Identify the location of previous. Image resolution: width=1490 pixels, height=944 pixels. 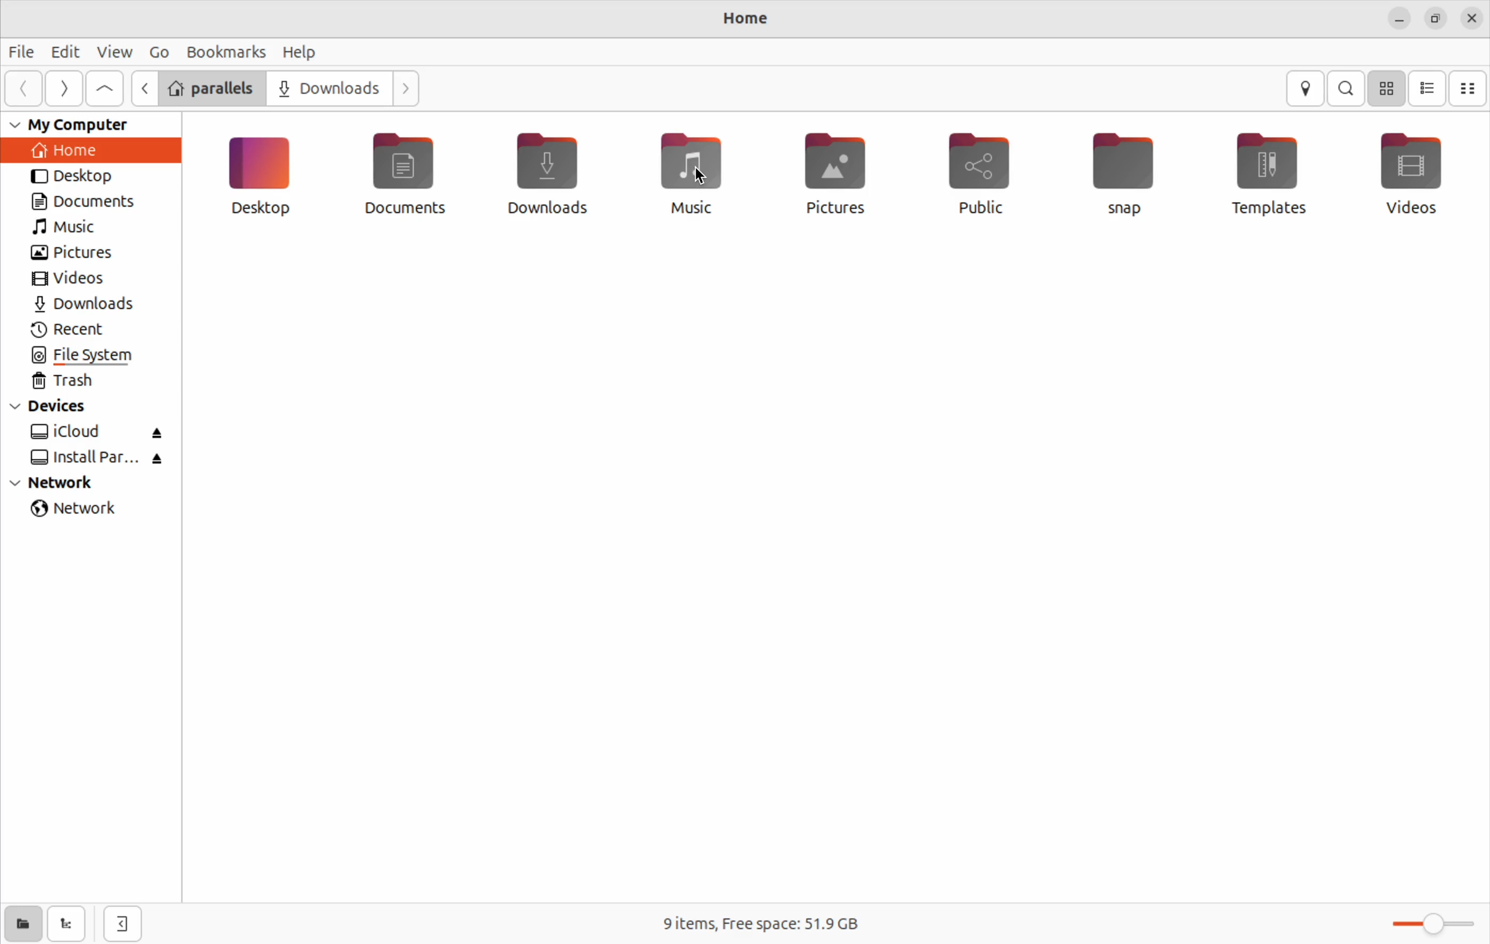
(21, 88).